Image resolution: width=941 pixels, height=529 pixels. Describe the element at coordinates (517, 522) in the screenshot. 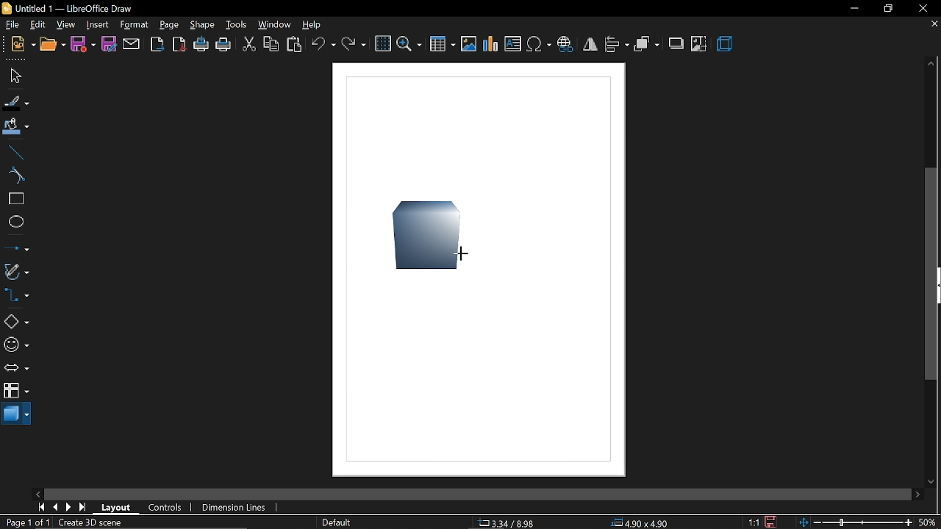

I see `co-ordinates` at that location.